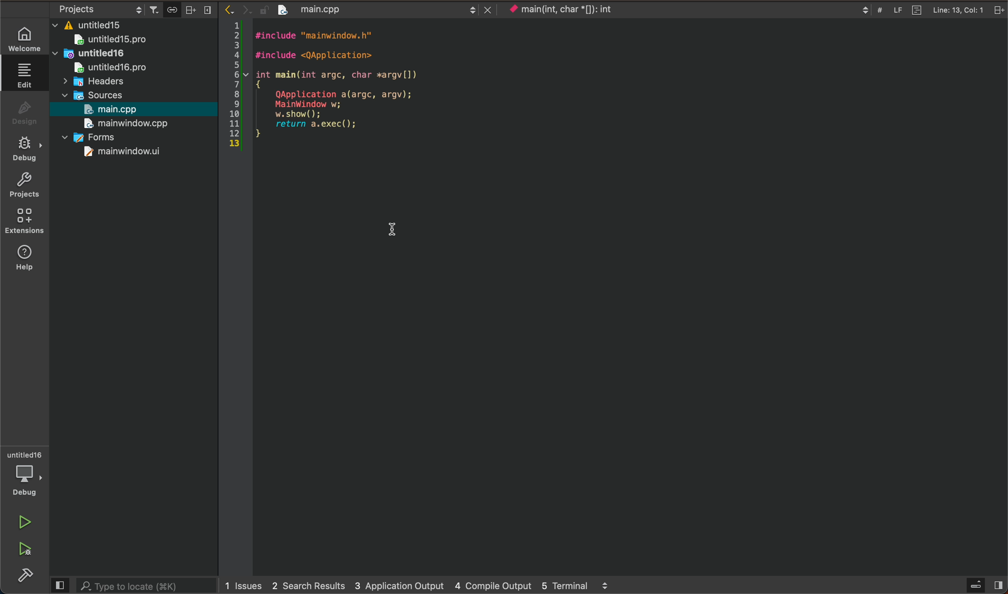 This screenshot has height=594, width=1008. I want to click on arrows, so click(235, 10).